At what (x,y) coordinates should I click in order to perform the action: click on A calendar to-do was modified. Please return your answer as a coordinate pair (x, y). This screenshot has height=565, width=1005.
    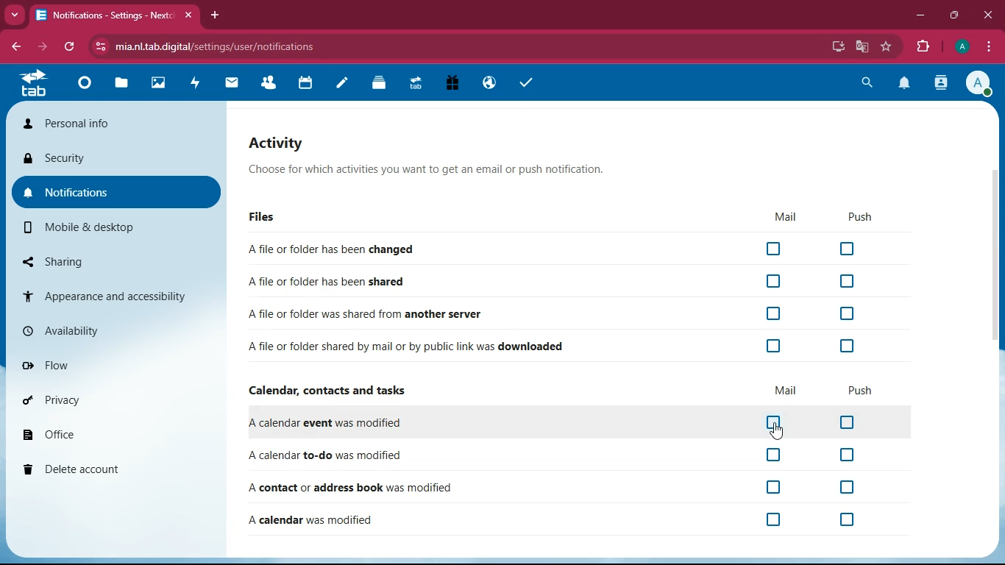
    Looking at the image, I should click on (569, 452).